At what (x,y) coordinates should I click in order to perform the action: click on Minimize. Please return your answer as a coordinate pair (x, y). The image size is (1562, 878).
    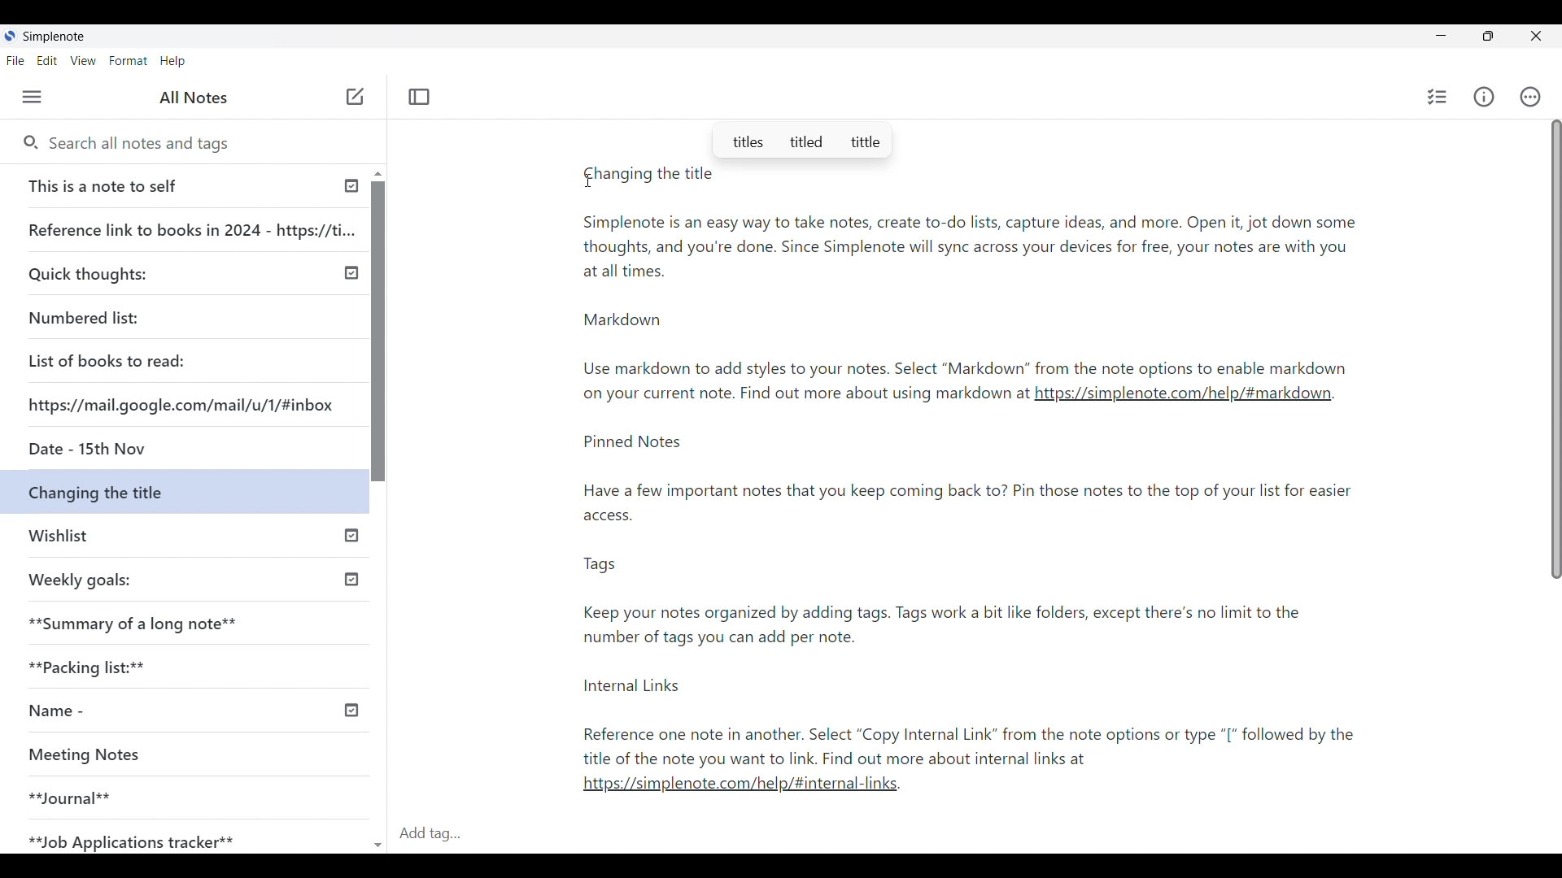
    Looking at the image, I should click on (1441, 36).